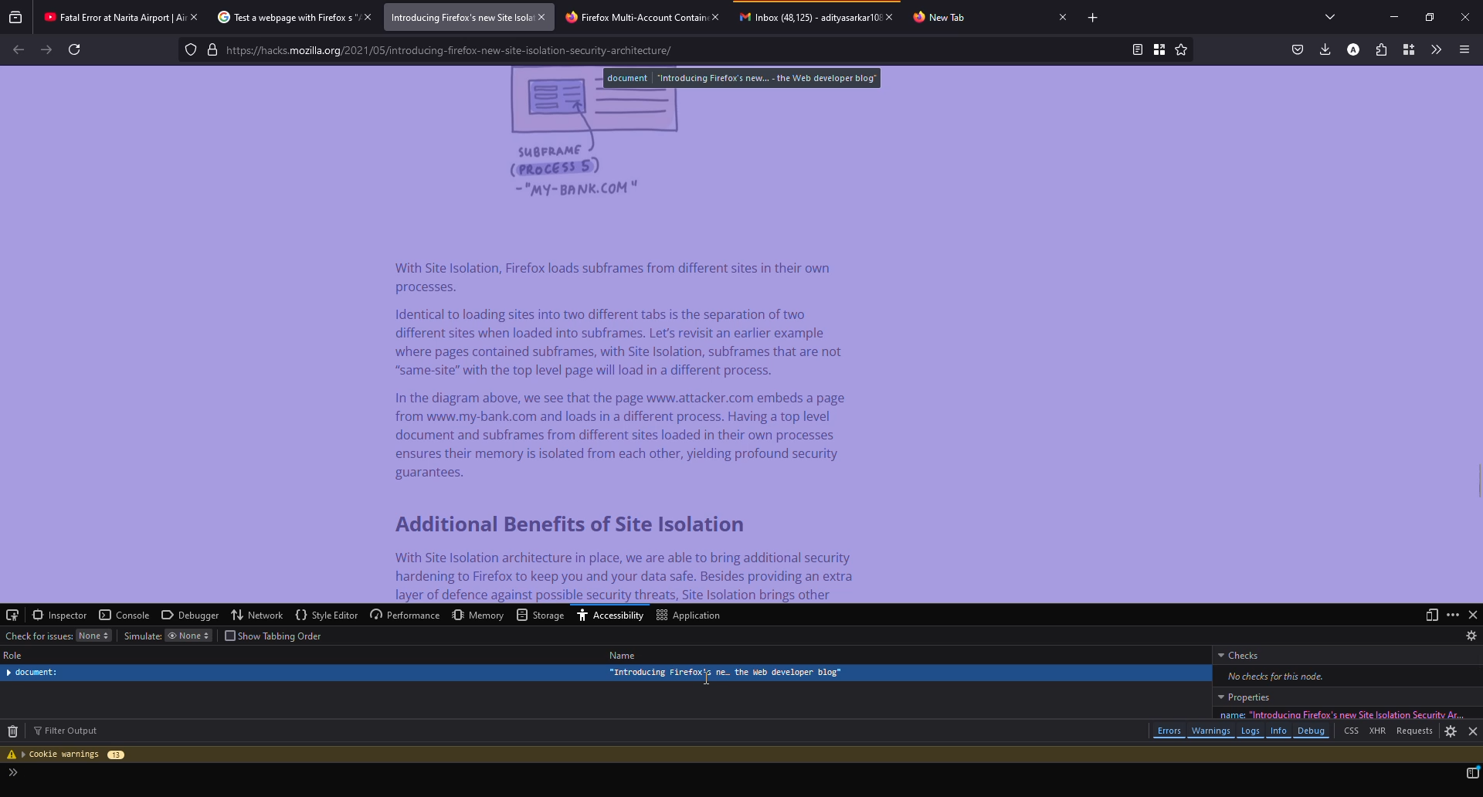  Describe the element at coordinates (188, 636) in the screenshot. I see `none` at that location.